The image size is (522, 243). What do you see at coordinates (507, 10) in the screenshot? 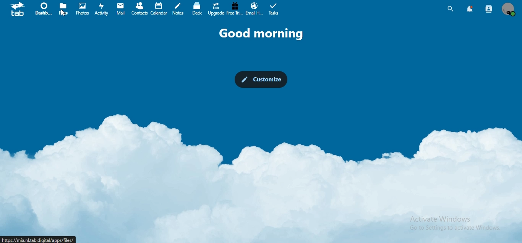
I see `view profile` at bounding box center [507, 10].